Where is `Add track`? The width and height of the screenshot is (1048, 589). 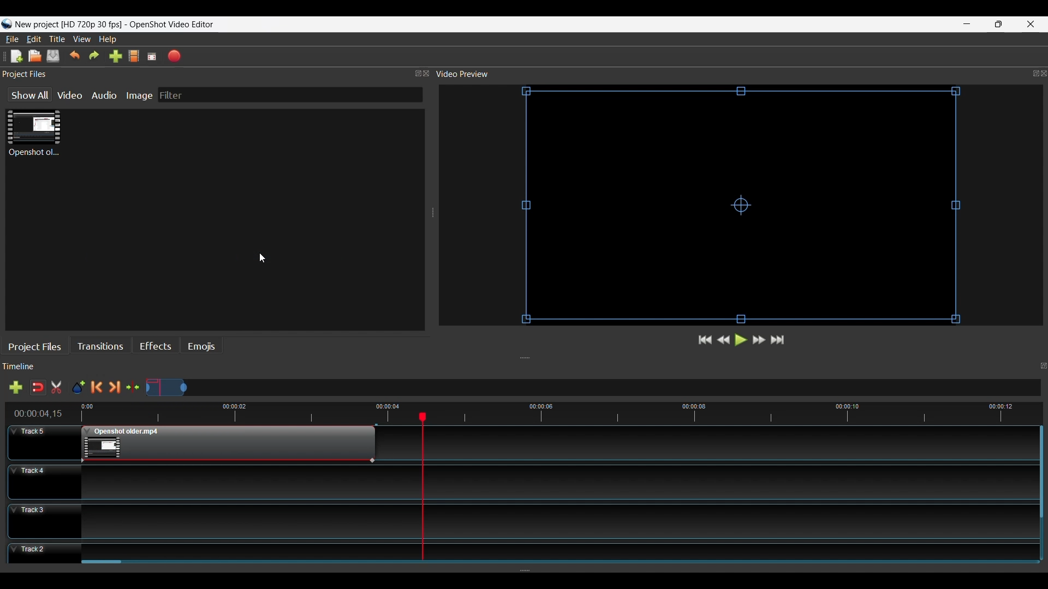
Add track is located at coordinates (14, 388).